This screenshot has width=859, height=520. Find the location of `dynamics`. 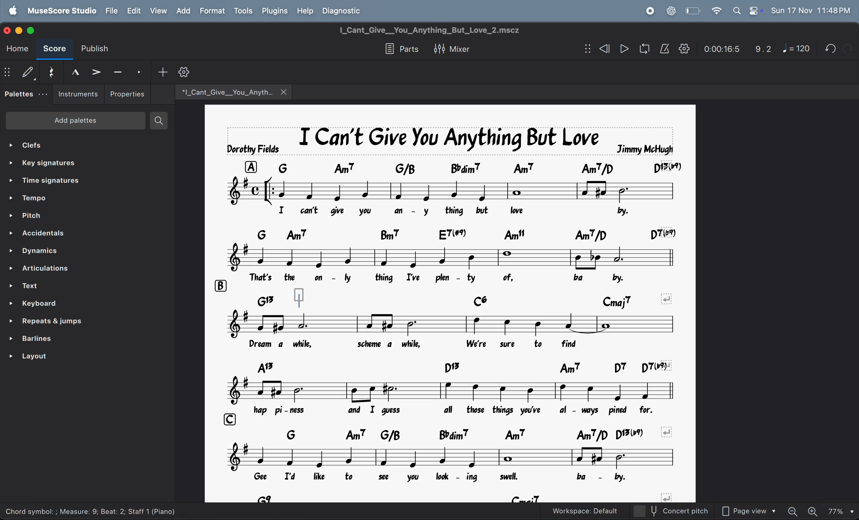

dynamics is located at coordinates (75, 253).